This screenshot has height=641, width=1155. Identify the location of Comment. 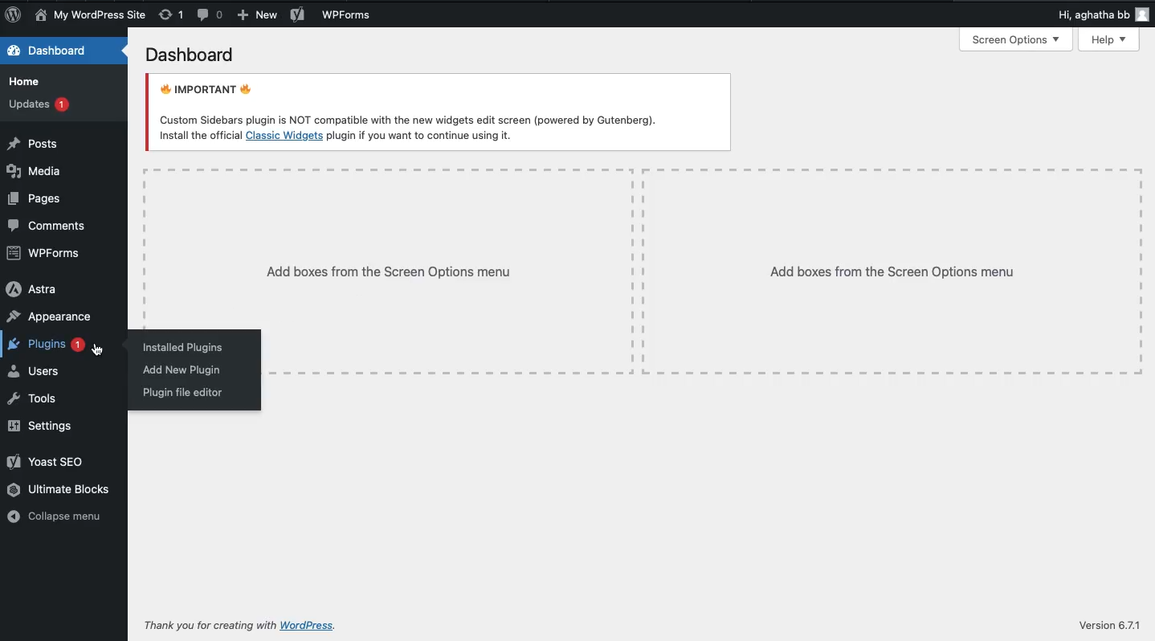
(51, 227).